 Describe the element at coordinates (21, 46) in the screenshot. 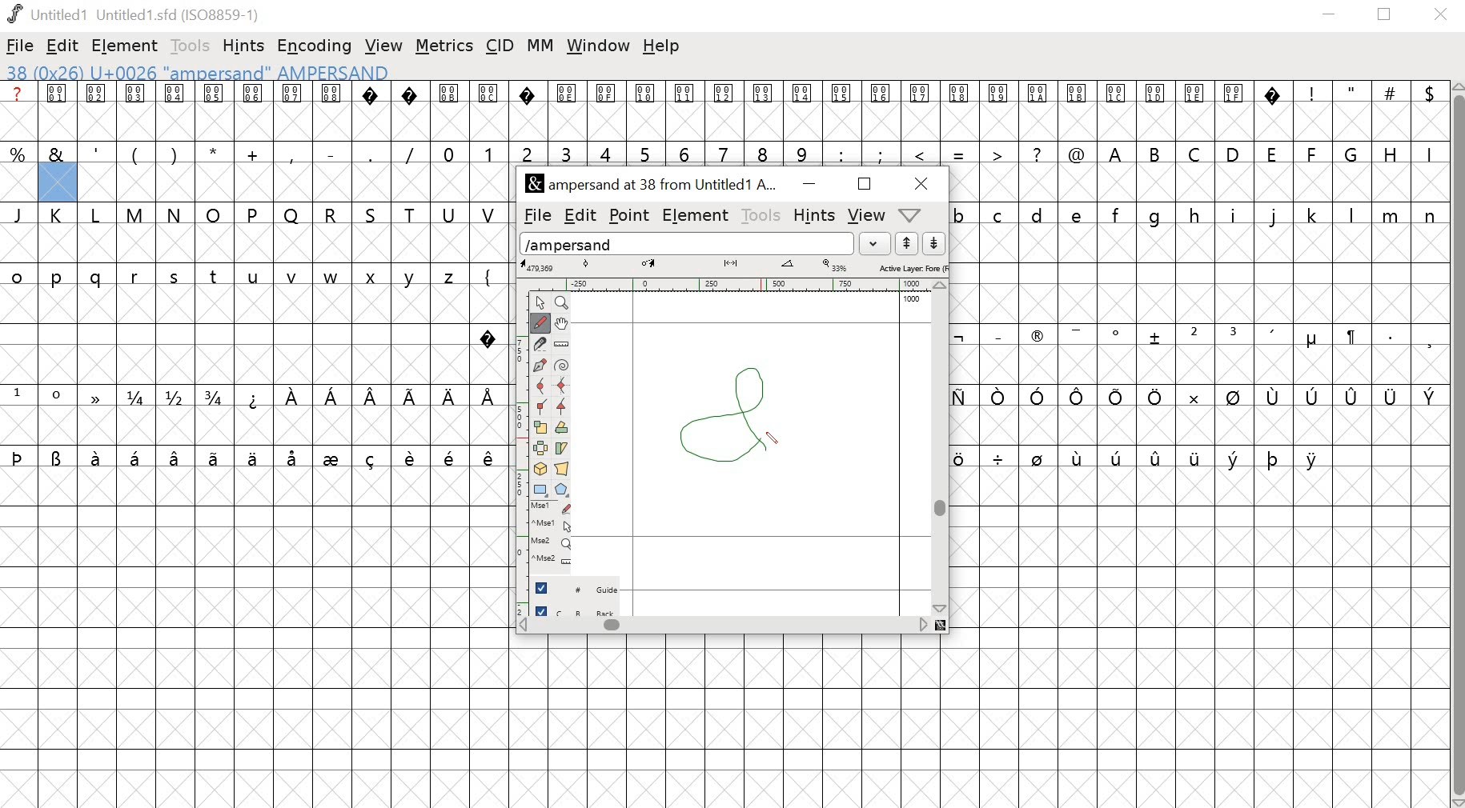

I see `file` at that location.